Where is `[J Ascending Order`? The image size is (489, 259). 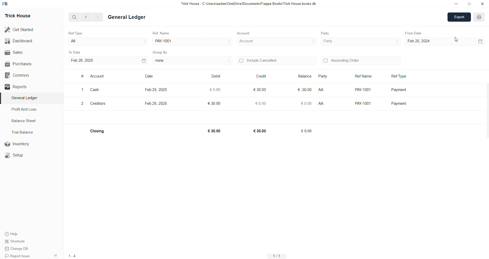 [J Ascending Order is located at coordinates (360, 60).